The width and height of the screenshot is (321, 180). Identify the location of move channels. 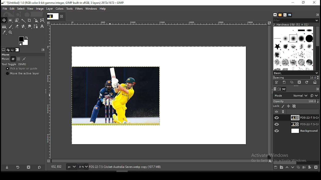
(18, 59).